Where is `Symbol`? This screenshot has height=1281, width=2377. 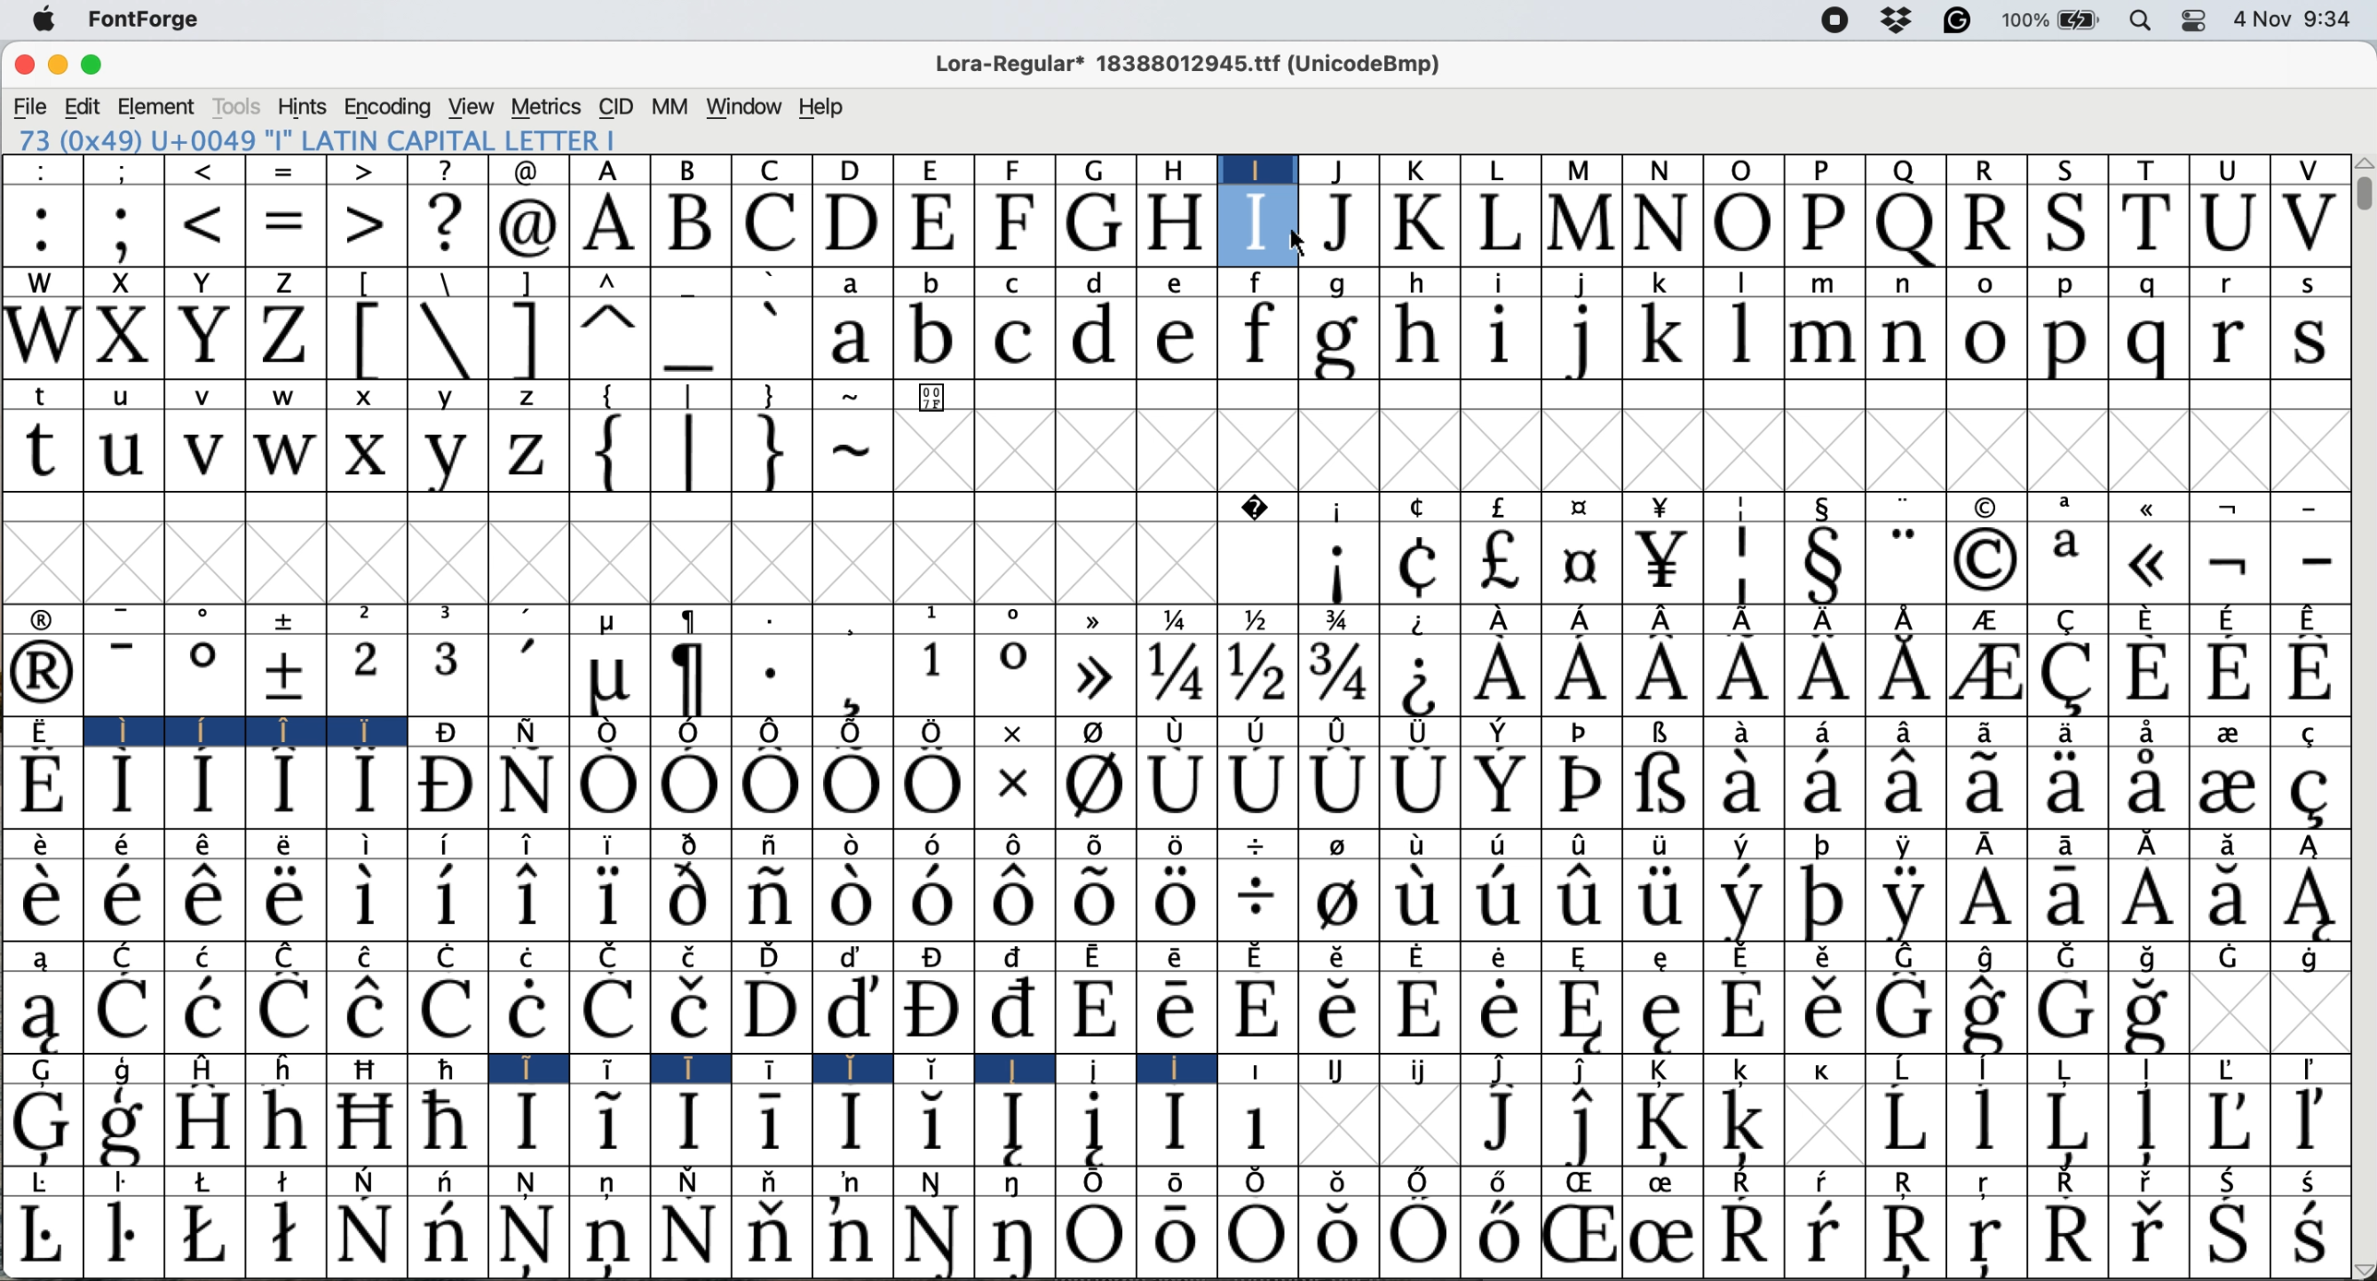 Symbol is located at coordinates (608, 789).